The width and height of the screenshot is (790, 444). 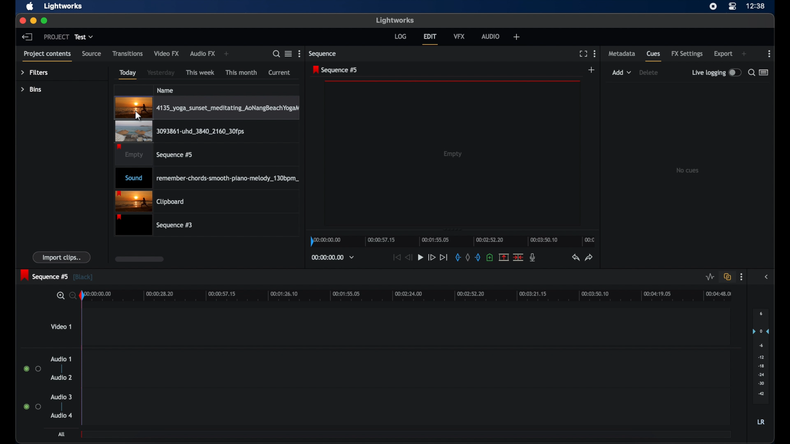 I want to click on audio 1, so click(x=60, y=359).